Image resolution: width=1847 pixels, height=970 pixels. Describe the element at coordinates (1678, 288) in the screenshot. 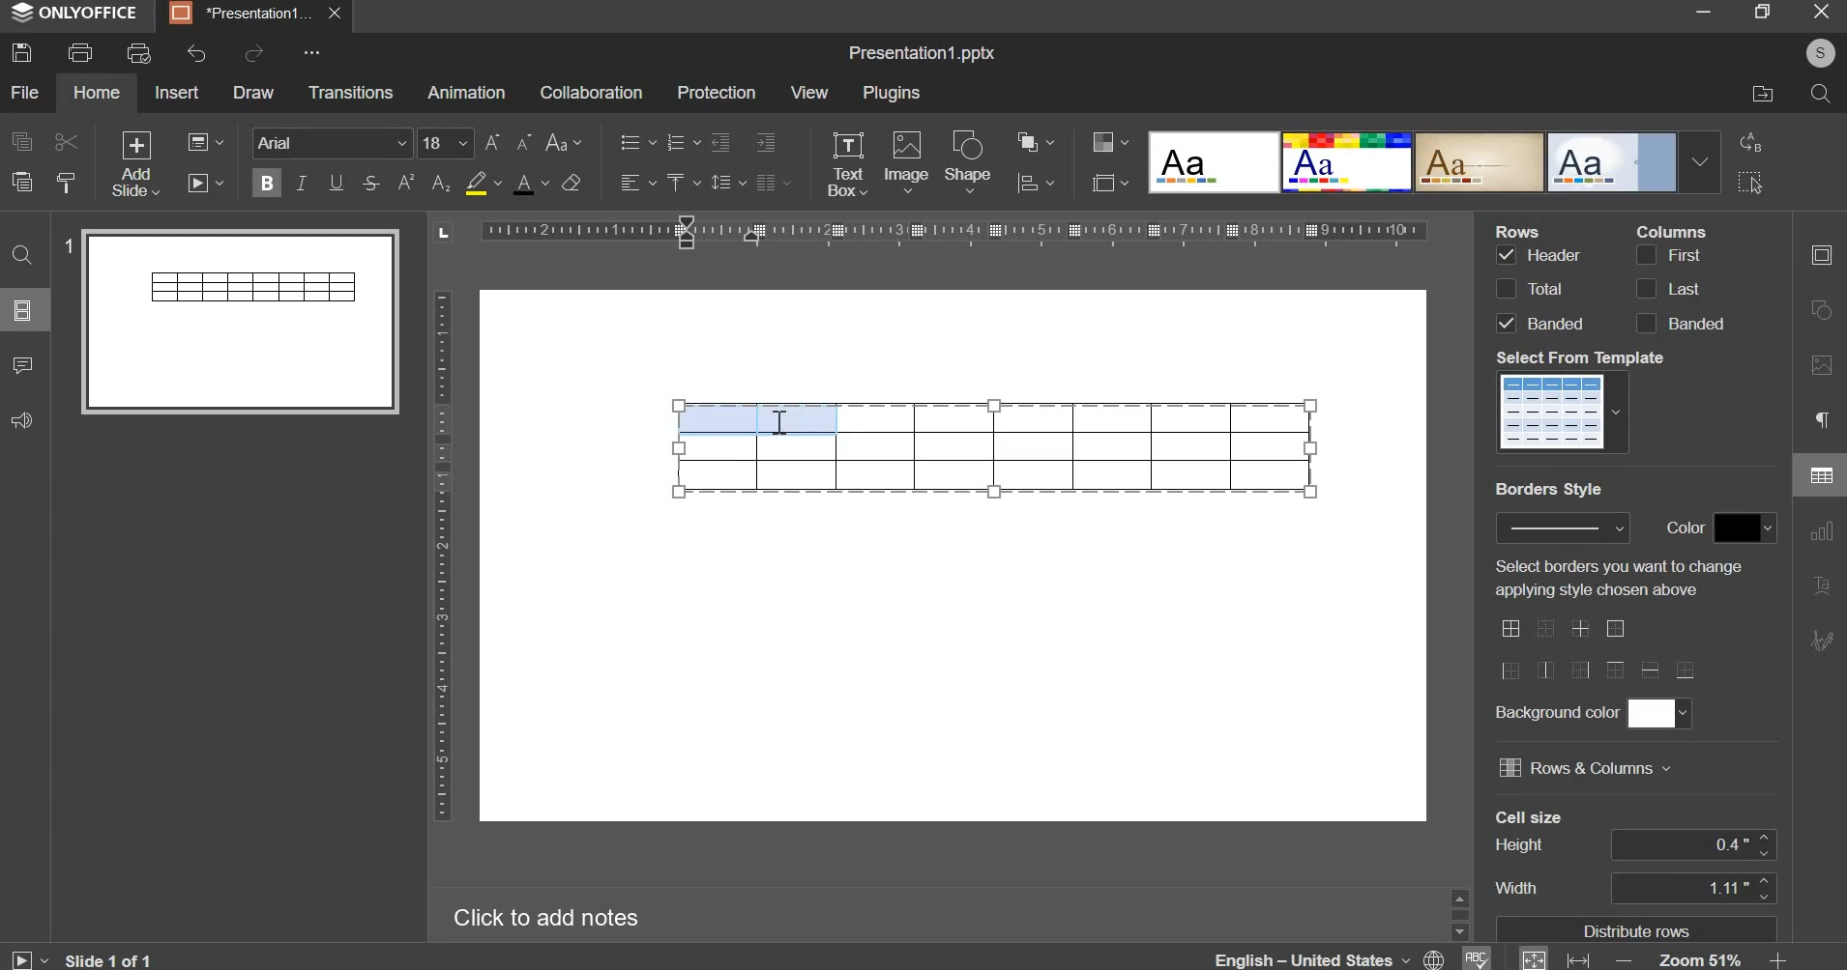

I see `columns` at that location.